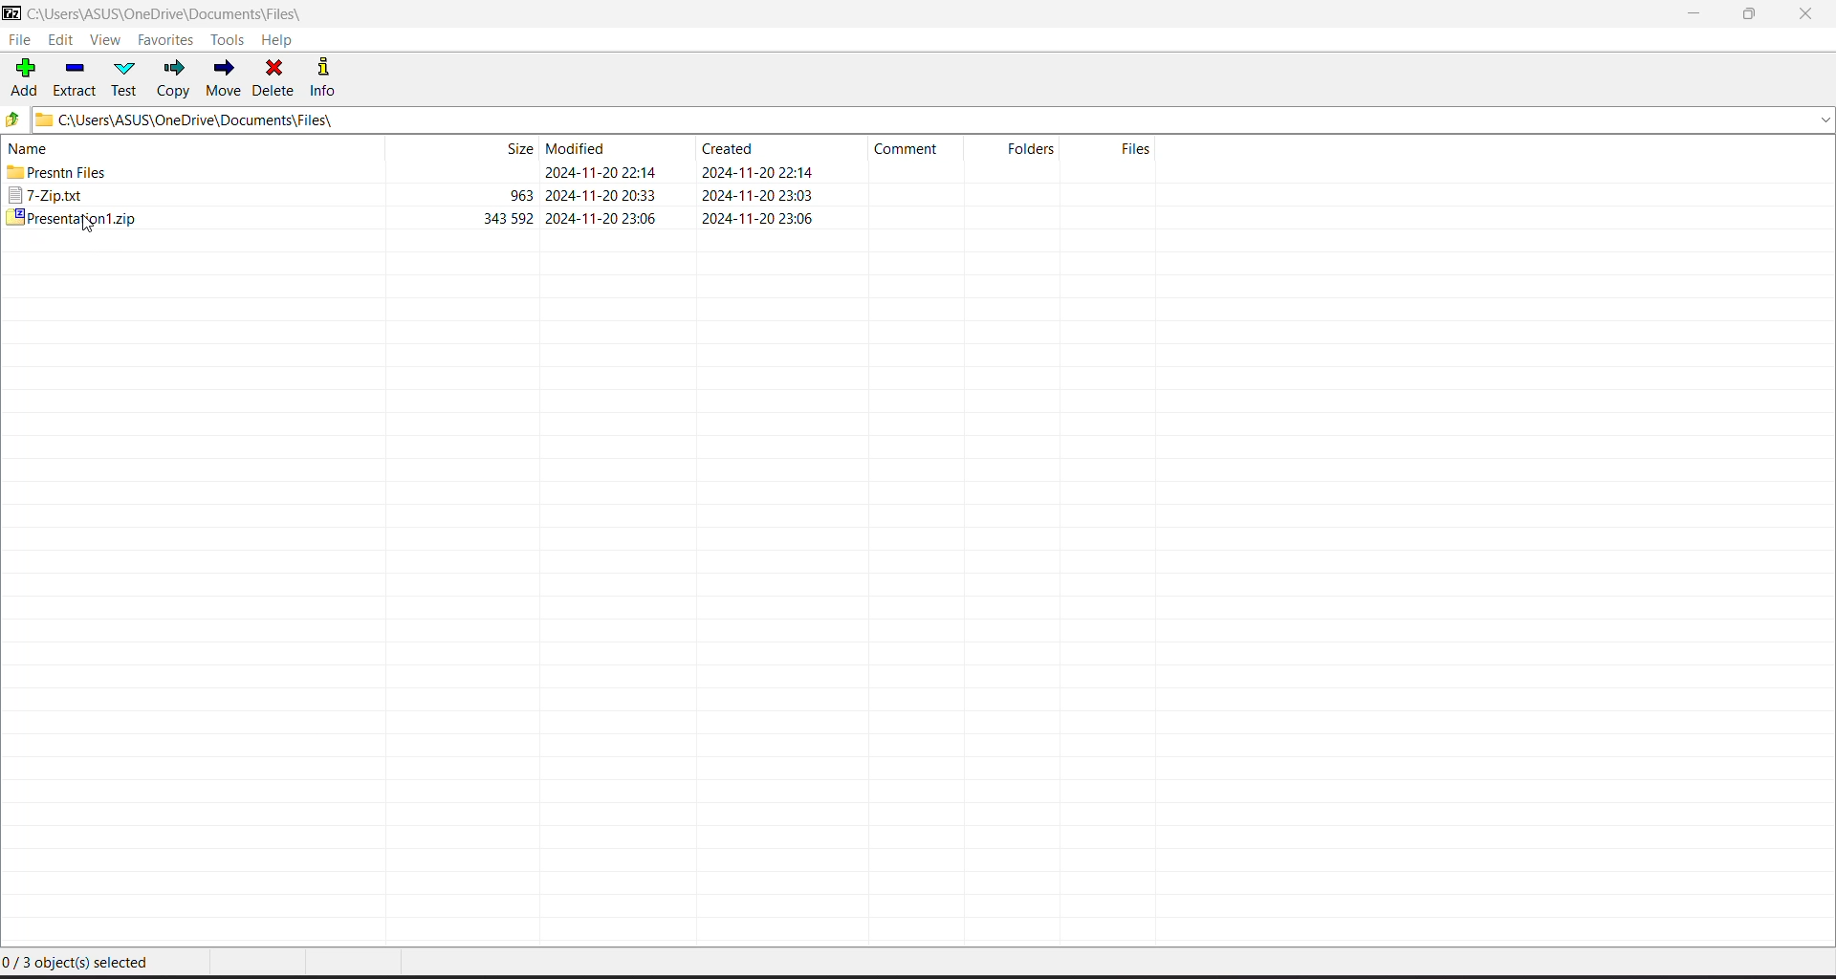 Image resolution: width=1836 pixels, height=979 pixels. Describe the element at coordinates (1809, 14) in the screenshot. I see `Close` at that location.